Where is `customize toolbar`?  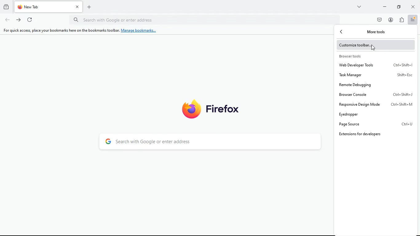
customize toolbar is located at coordinates (374, 45).